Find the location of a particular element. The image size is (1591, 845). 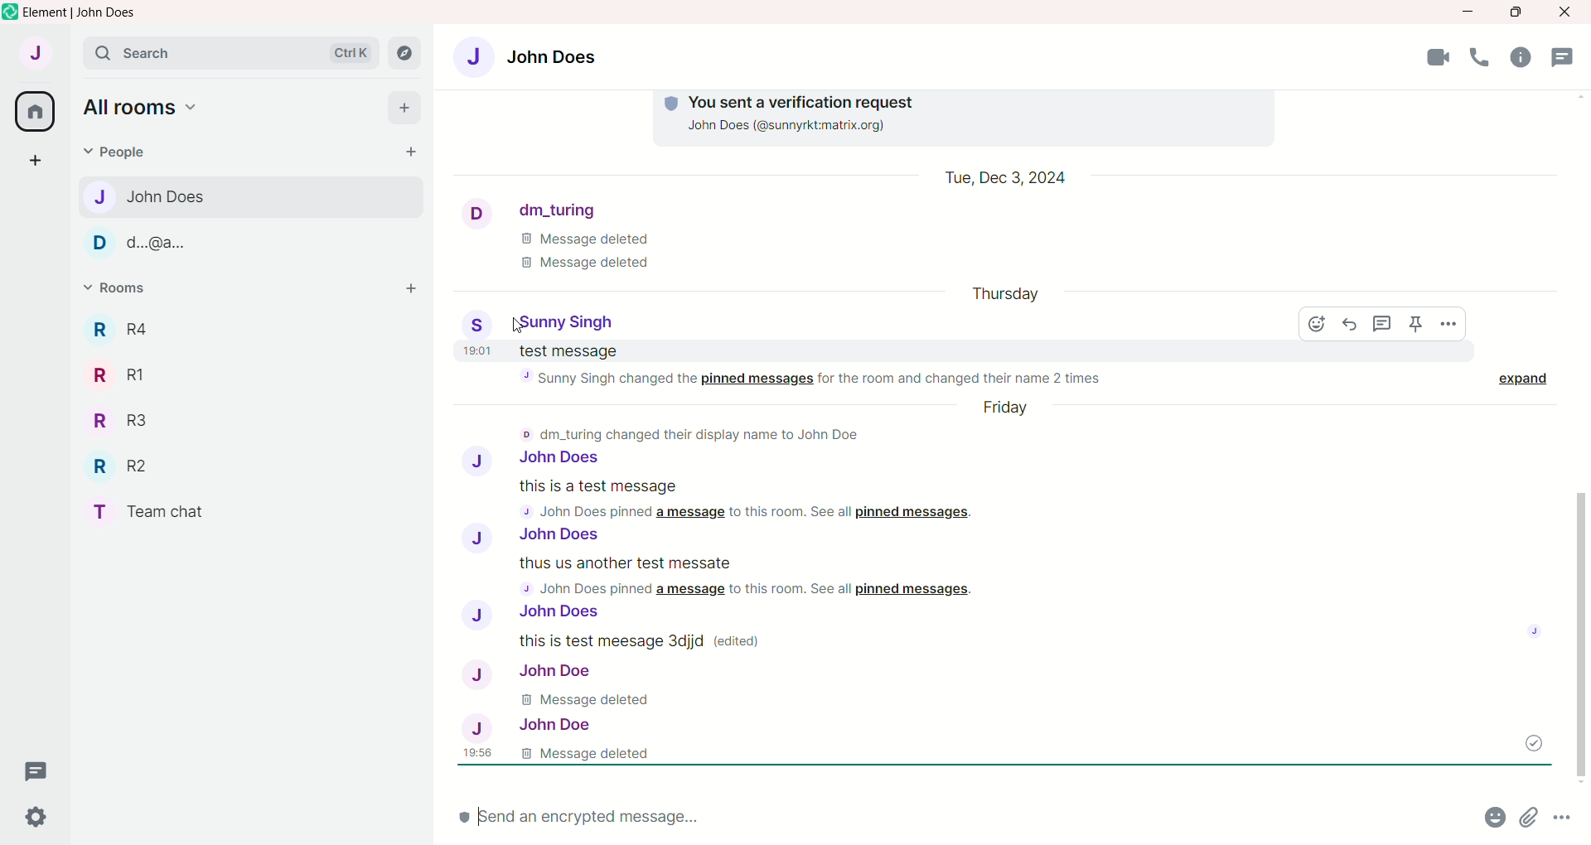

dm_turning changed their display name to John doe is located at coordinates (705, 434).